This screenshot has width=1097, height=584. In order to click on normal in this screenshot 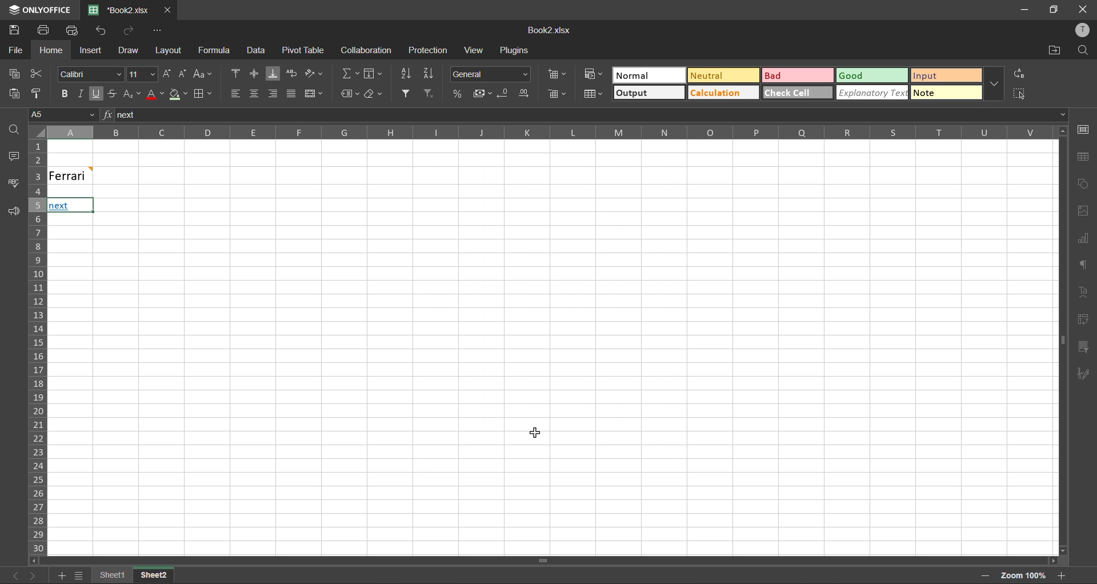, I will do `click(645, 74)`.